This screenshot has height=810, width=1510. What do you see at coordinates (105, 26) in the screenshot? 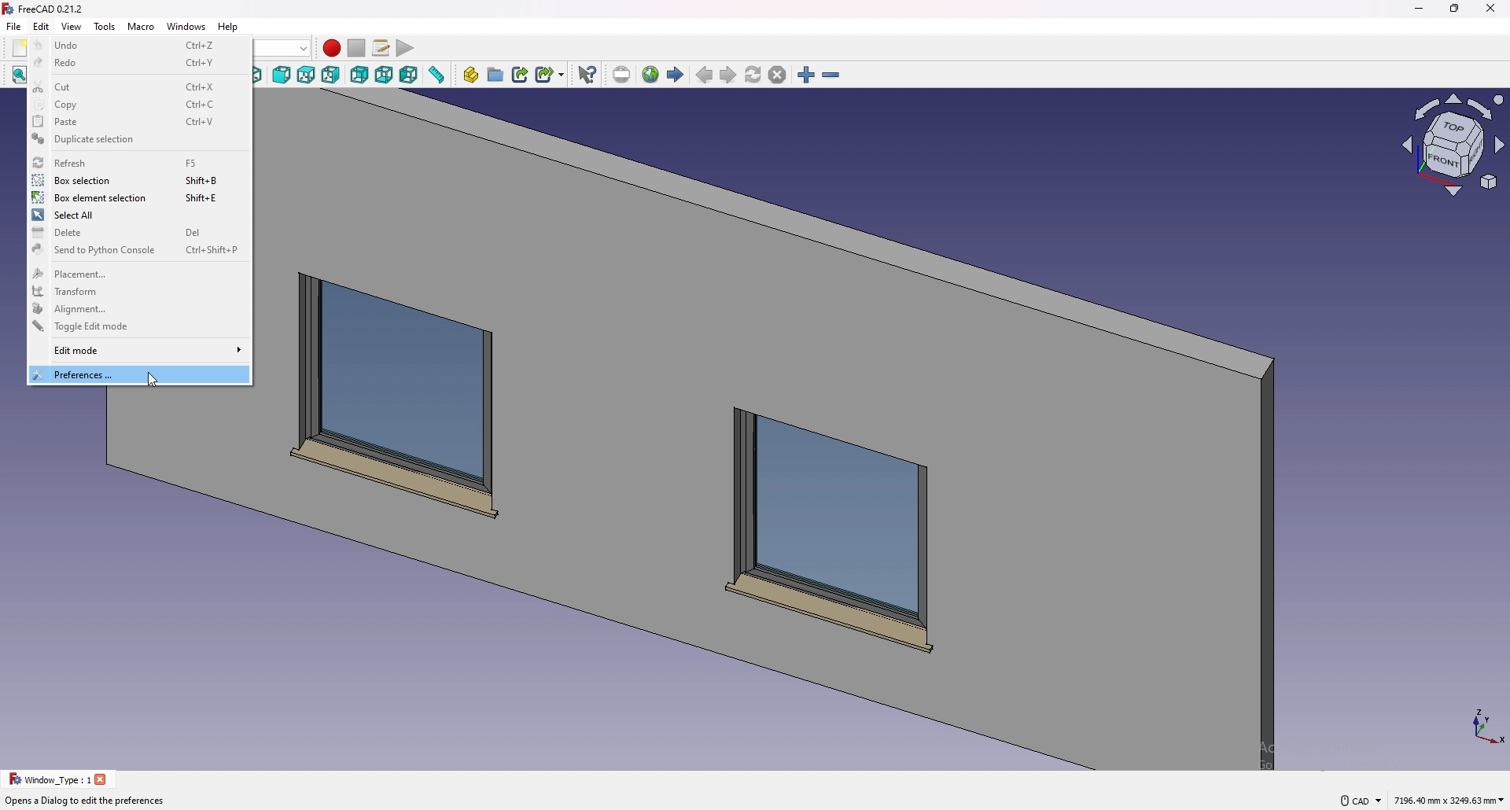
I see `tools` at bounding box center [105, 26].